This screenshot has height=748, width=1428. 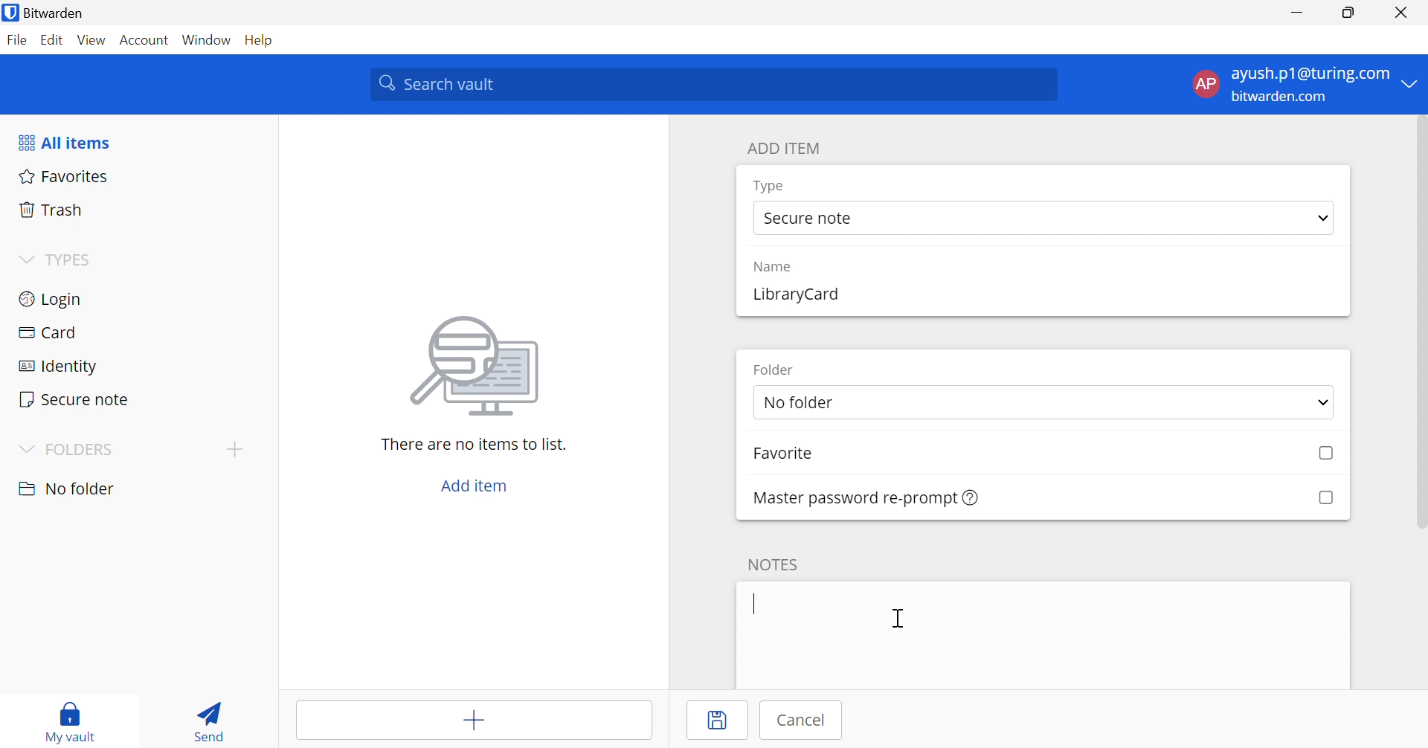 I want to click on Cancel, so click(x=797, y=722).